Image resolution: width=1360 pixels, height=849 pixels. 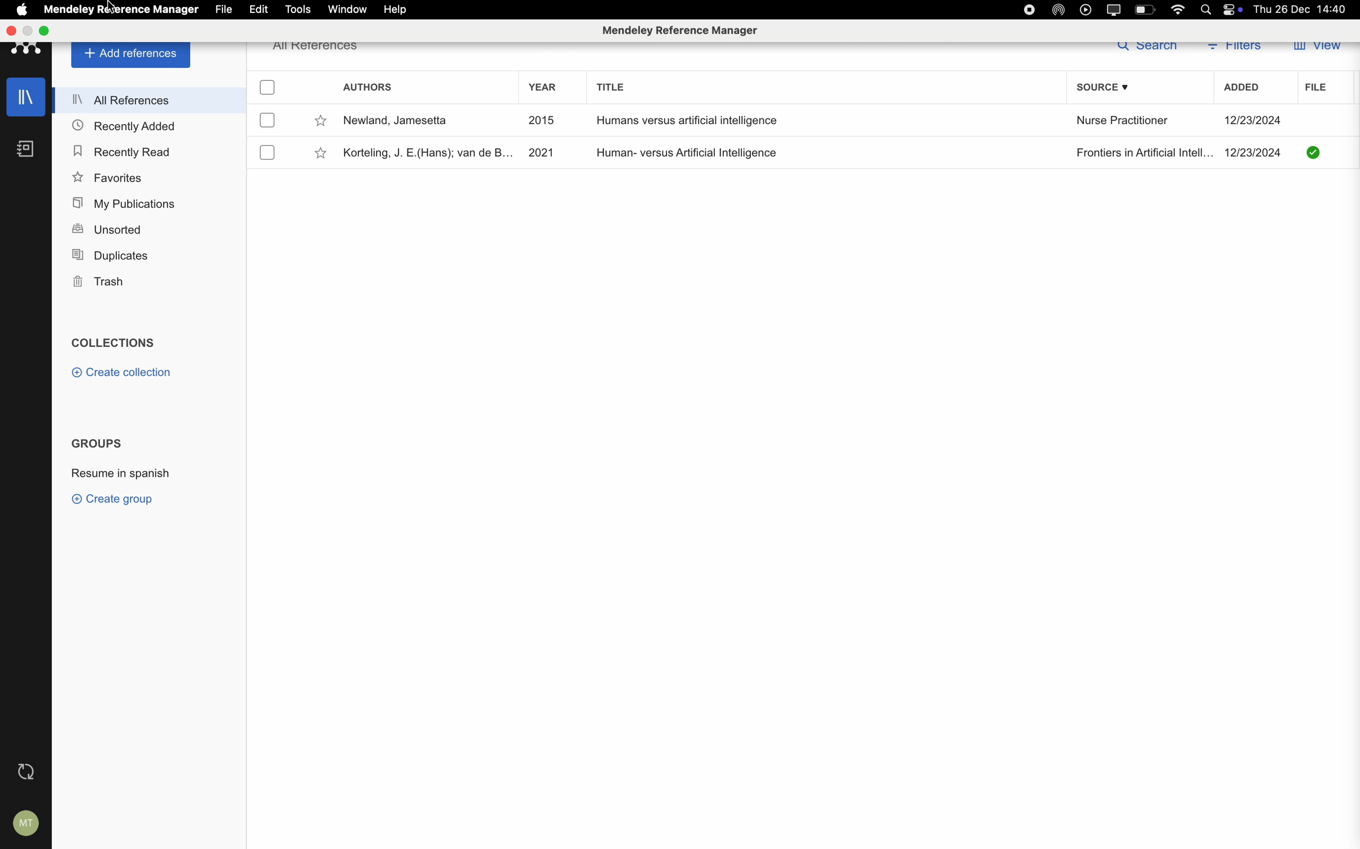 What do you see at coordinates (1105, 88) in the screenshot?
I see `source` at bounding box center [1105, 88].